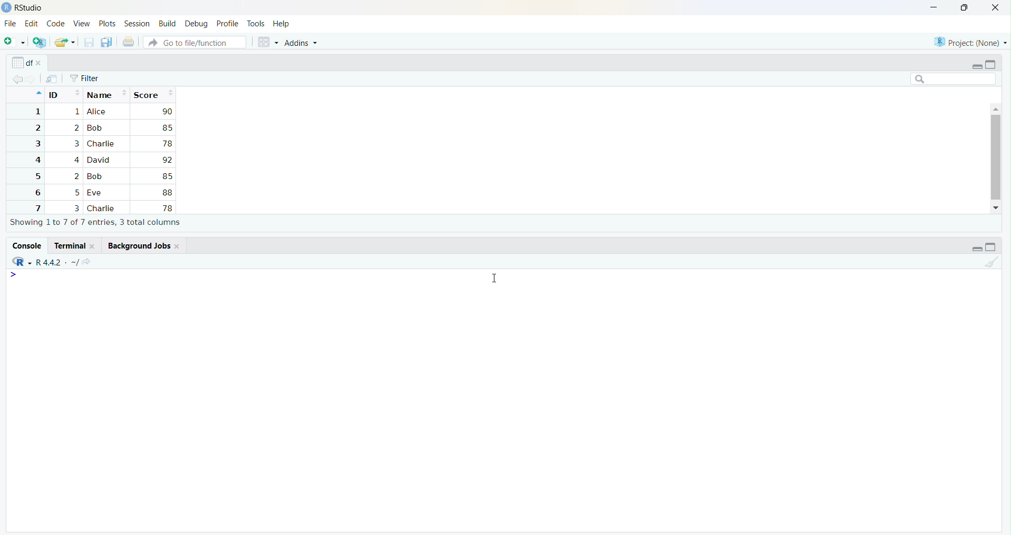 The height and width of the screenshot is (535, 1011). I want to click on print, so click(129, 42).